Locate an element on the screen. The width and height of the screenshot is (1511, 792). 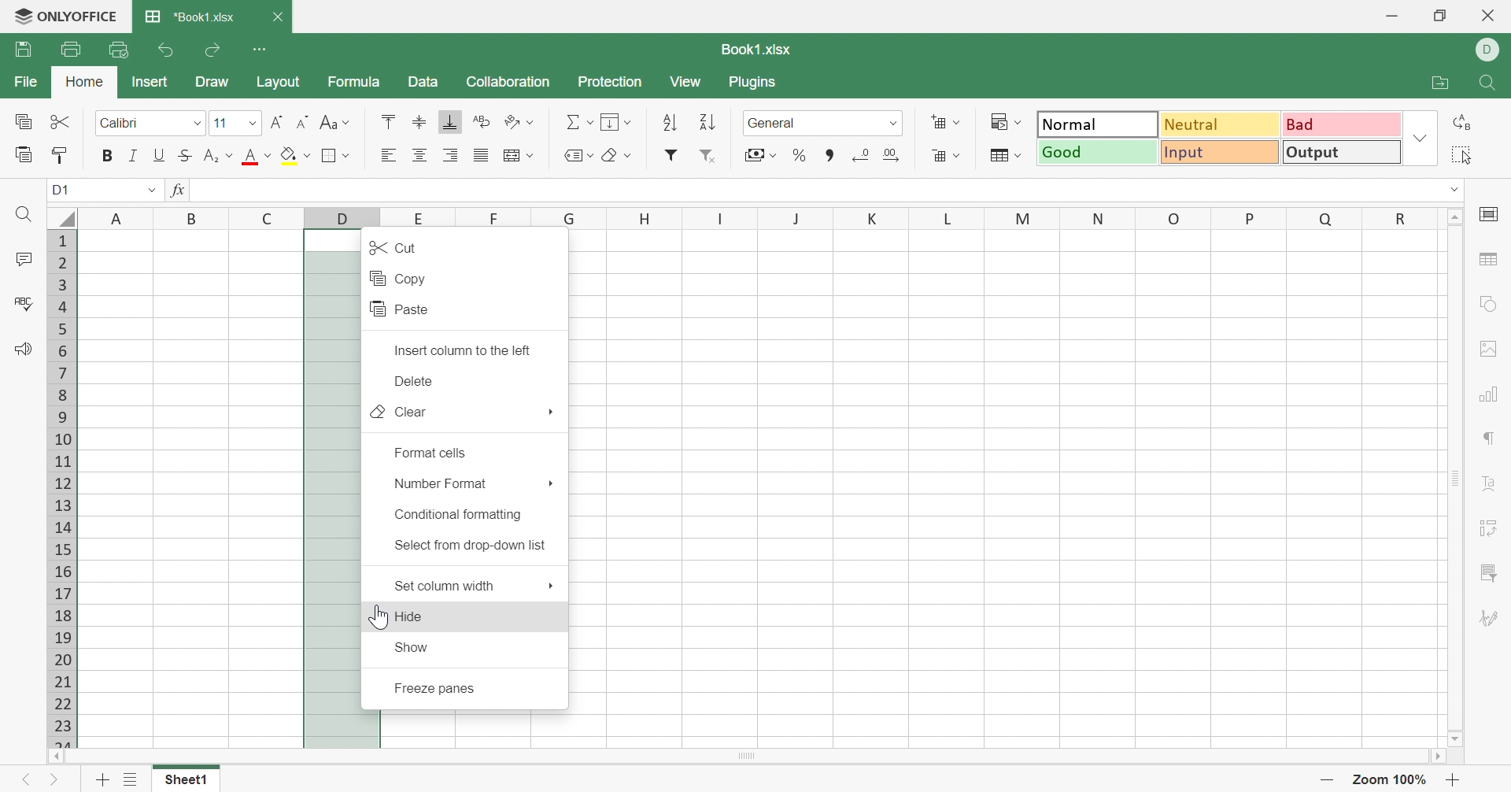
Delete is located at coordinates (411, 381).